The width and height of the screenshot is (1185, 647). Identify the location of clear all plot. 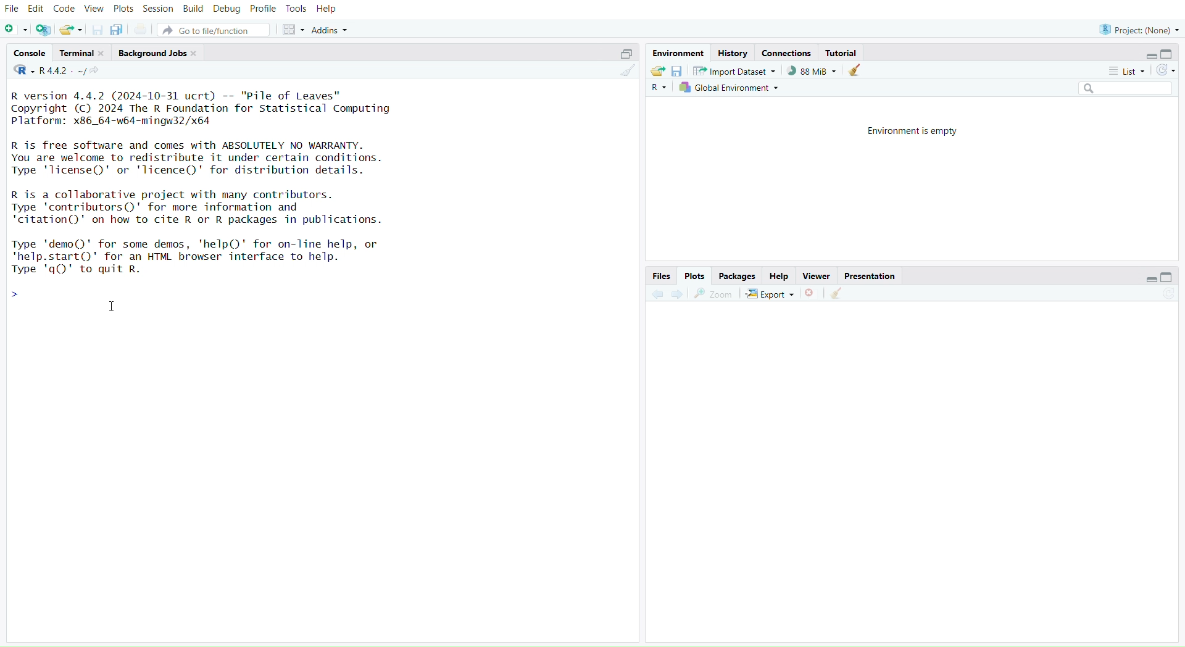
(838, 293).